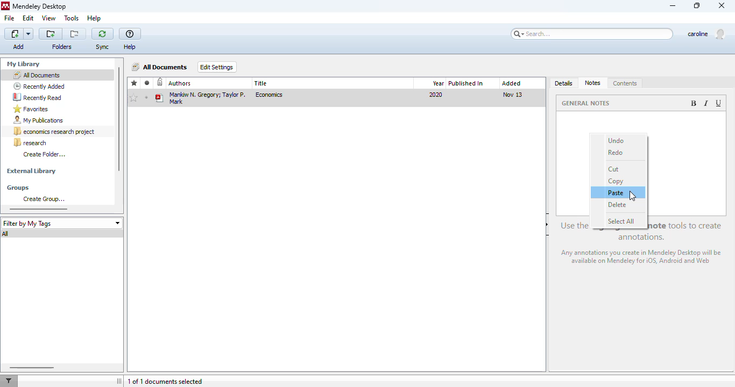 The height and width of the screenshot is (387, 735). Describe the element at coordinates (9, 18) in the screenshot. I see `file` at that location.